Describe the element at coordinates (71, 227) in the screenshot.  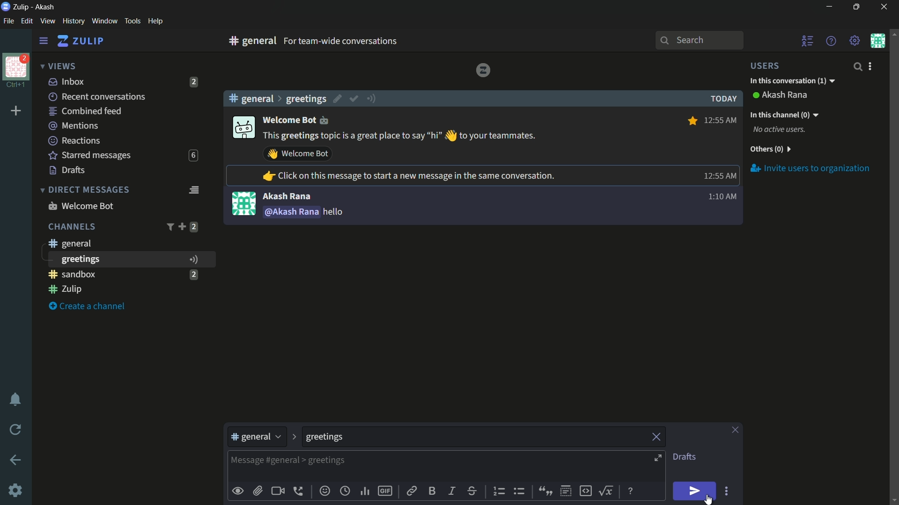
I see `channels` at that location.